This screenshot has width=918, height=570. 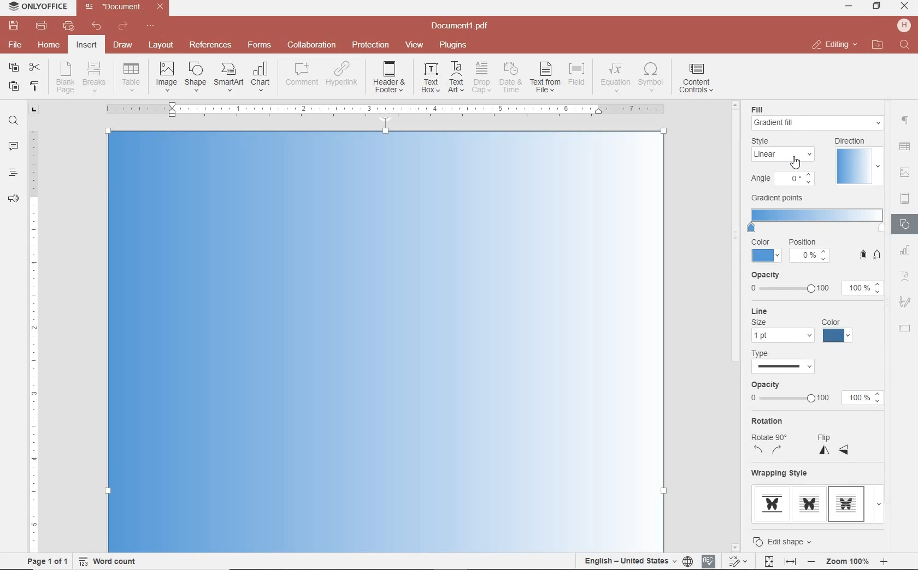 What do you see at coordinates (86, 46) in the screenshot?
I see `insert` at bounding box center [86, 46].